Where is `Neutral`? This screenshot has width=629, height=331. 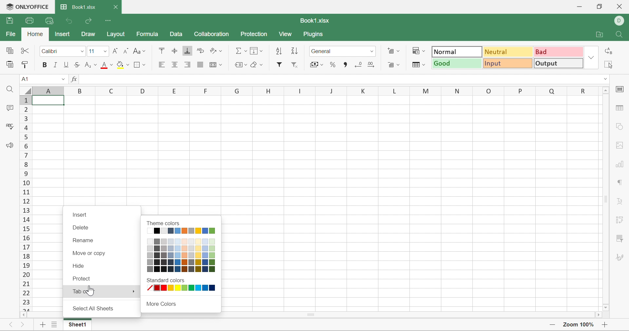
Neutral is located at coordinates (509, 52).